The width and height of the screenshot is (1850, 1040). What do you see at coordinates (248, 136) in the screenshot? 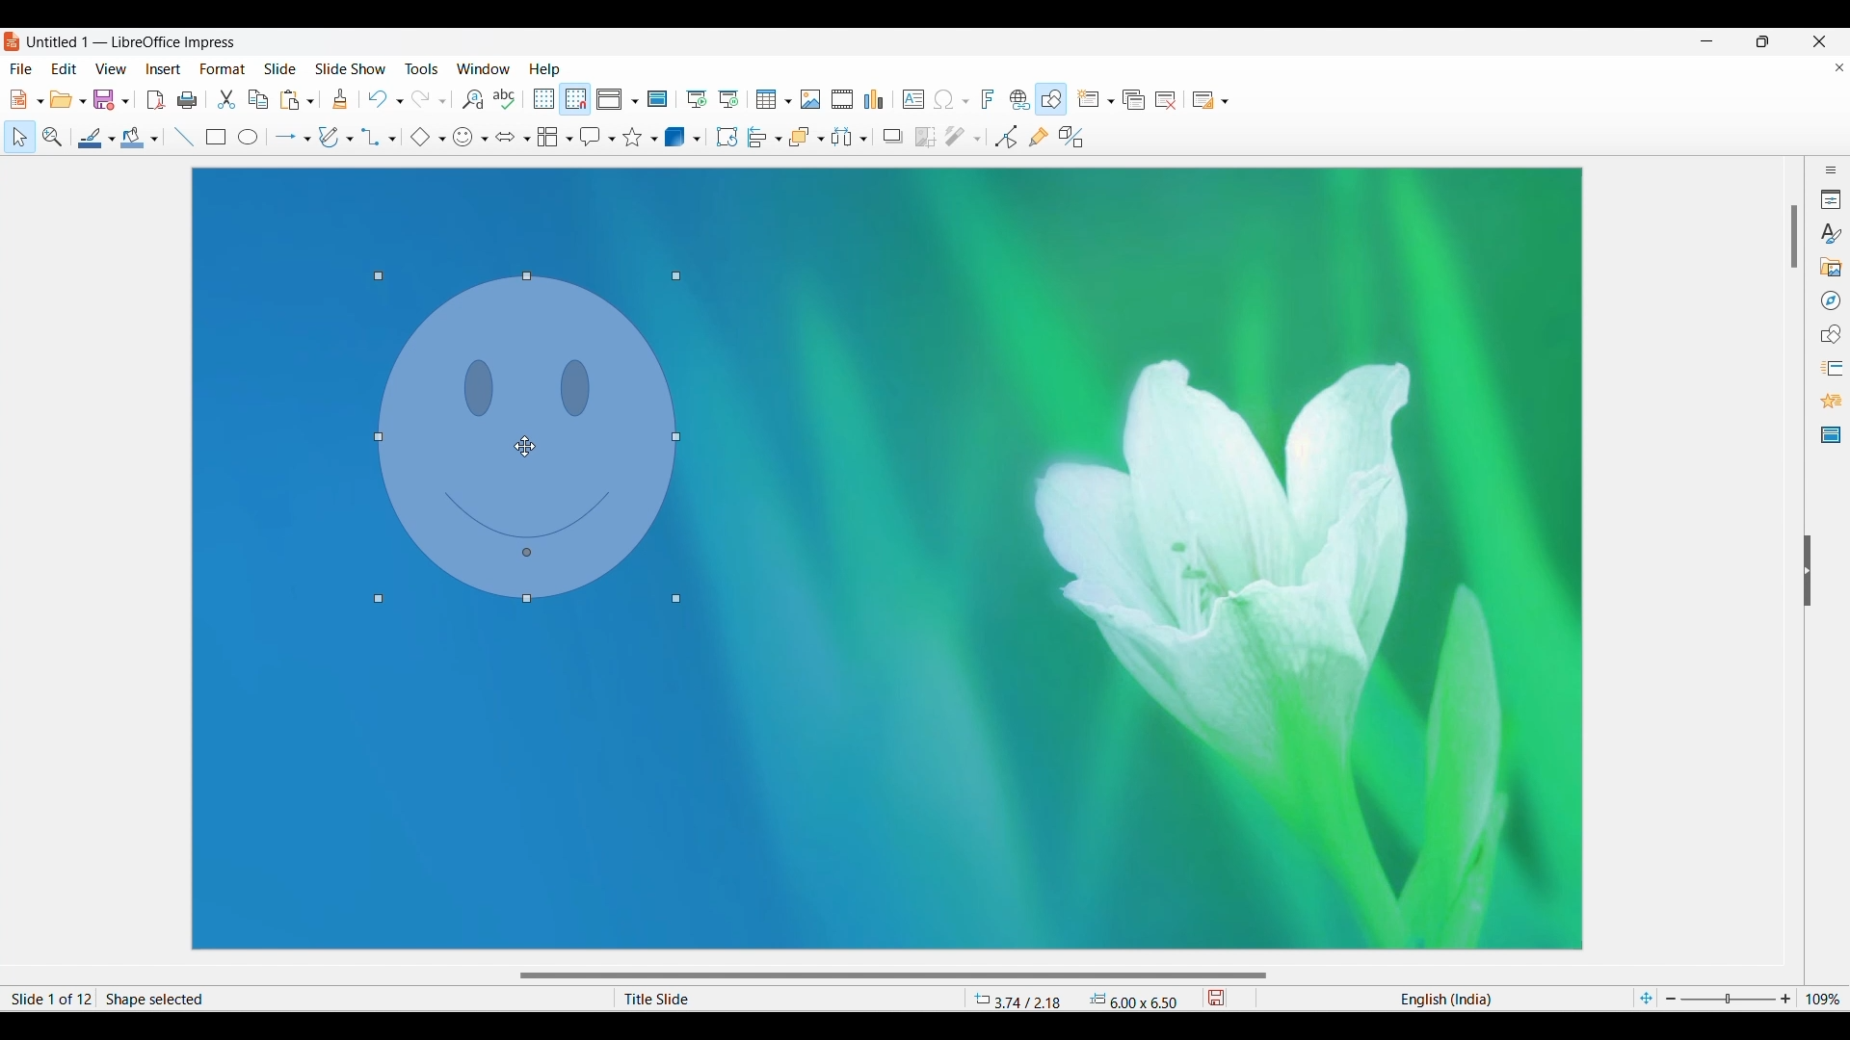
I see `Ellipse` at bounding box center [248, 136].